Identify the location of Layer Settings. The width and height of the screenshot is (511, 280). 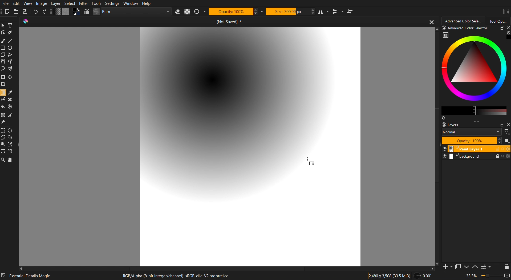
(476, 133).